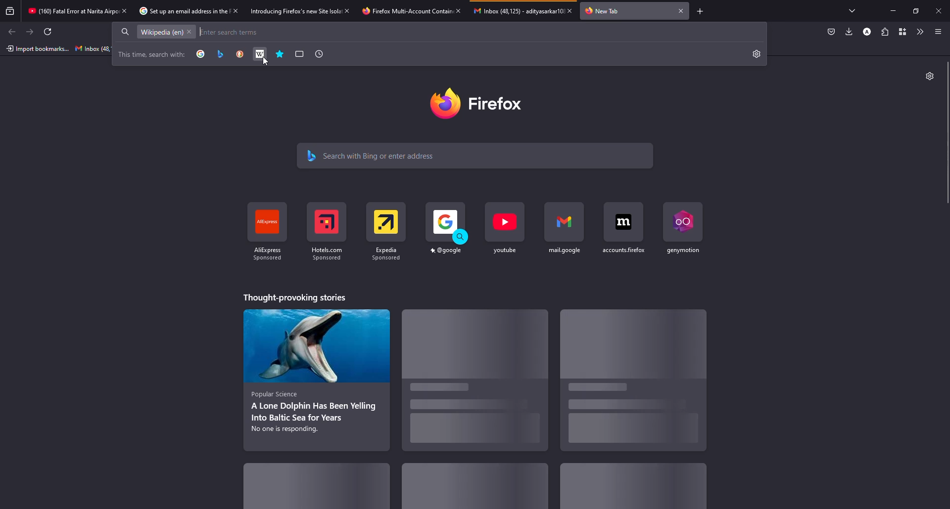 This screenshot has width=950, height=509. I want to click on tab, so click(68, 9).